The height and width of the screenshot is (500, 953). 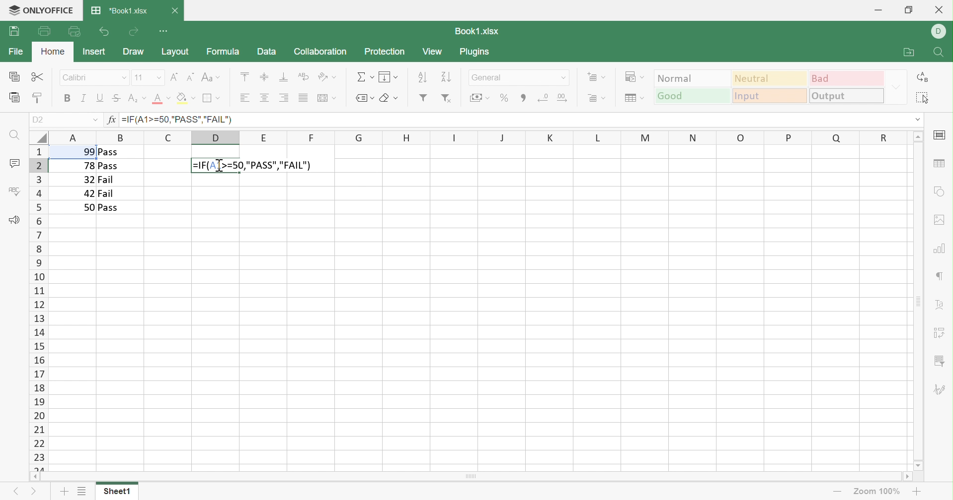 What do you see at coordinates (326, 77) in the screenshot?
I see `Orientation` at bounding box center [326, 77].